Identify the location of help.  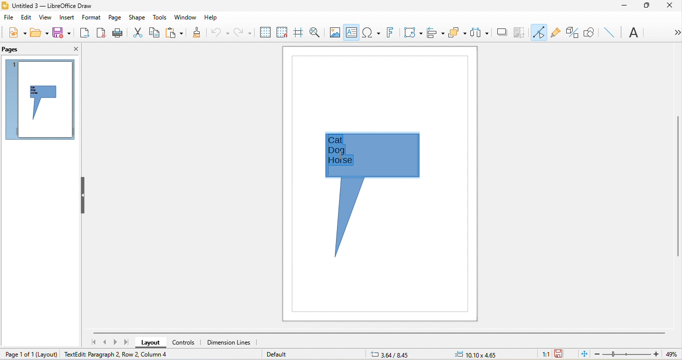
(211, 16).